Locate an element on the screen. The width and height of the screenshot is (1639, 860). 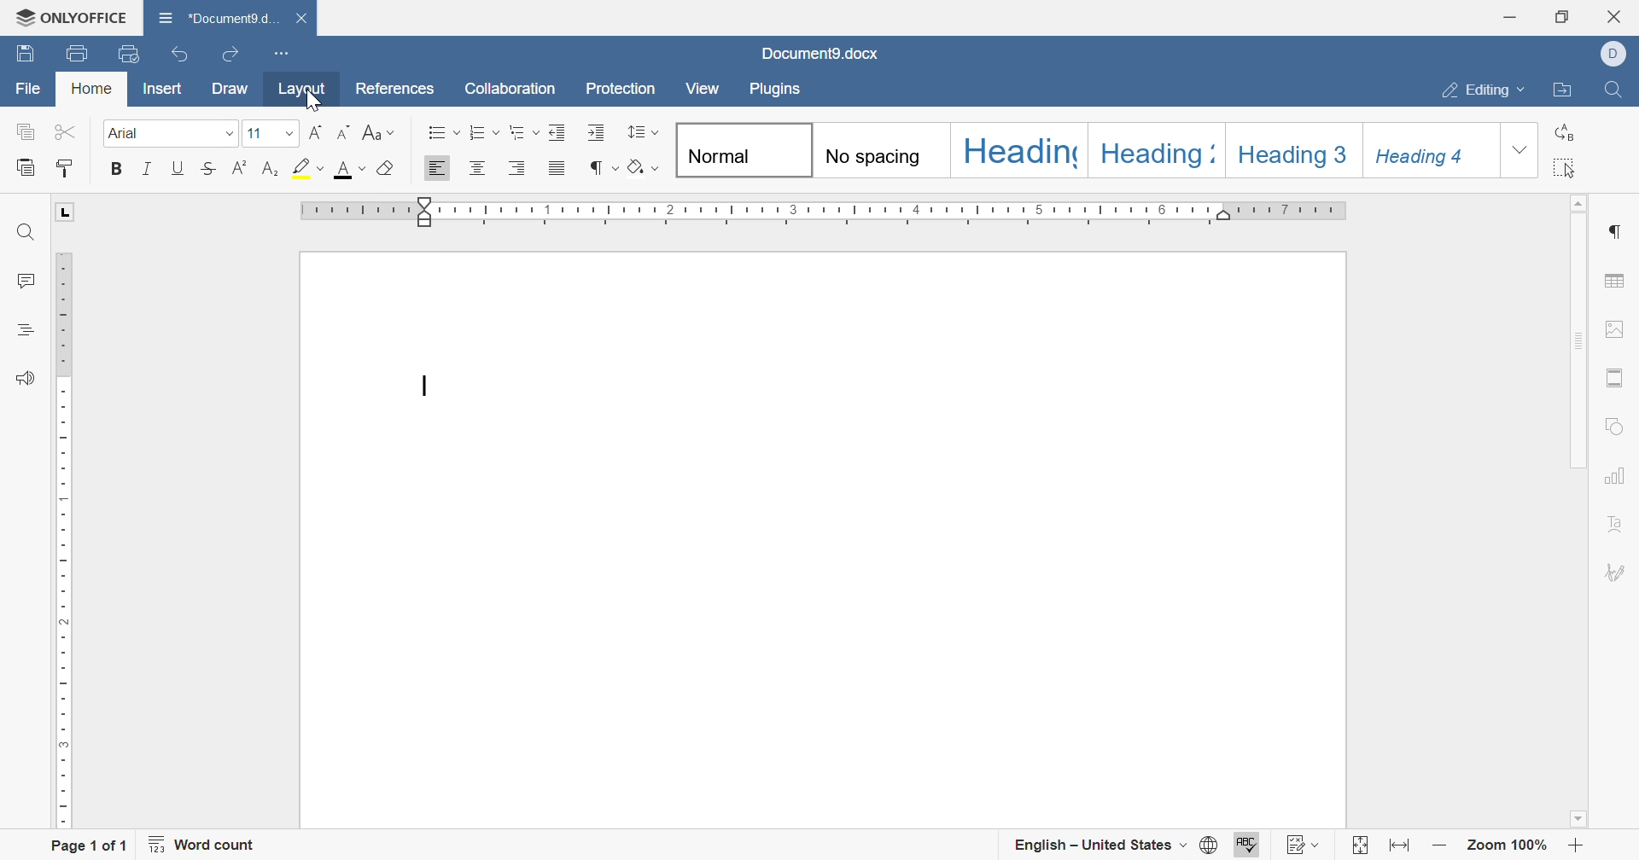
ruler is located at coordinates (825, 214).